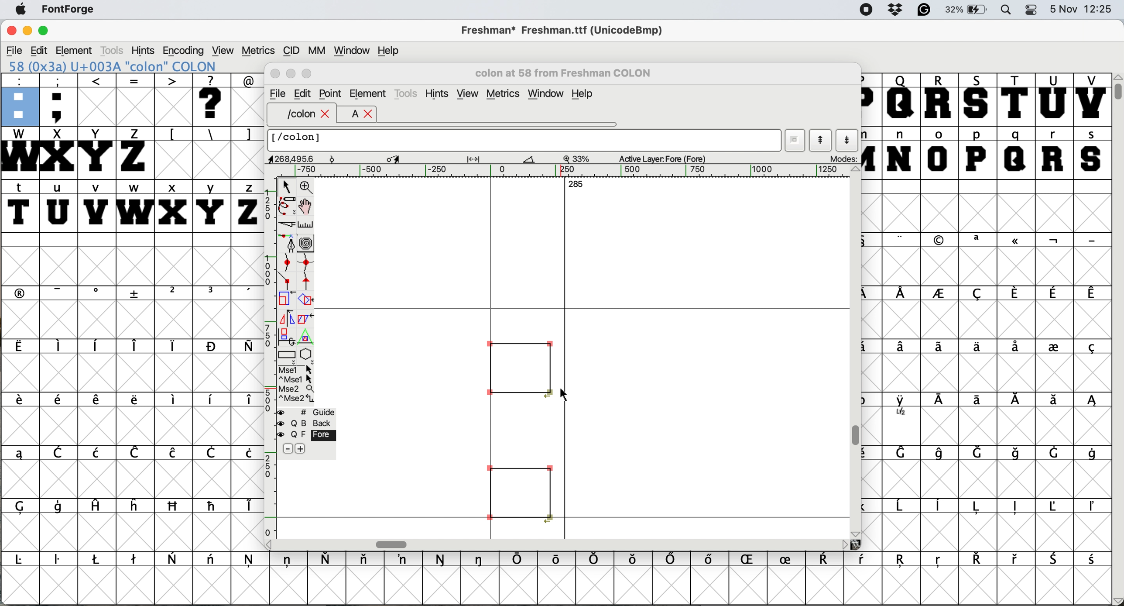  Describe the element at coordinates (939, 152) in the screenshot. I see `o` at that location.